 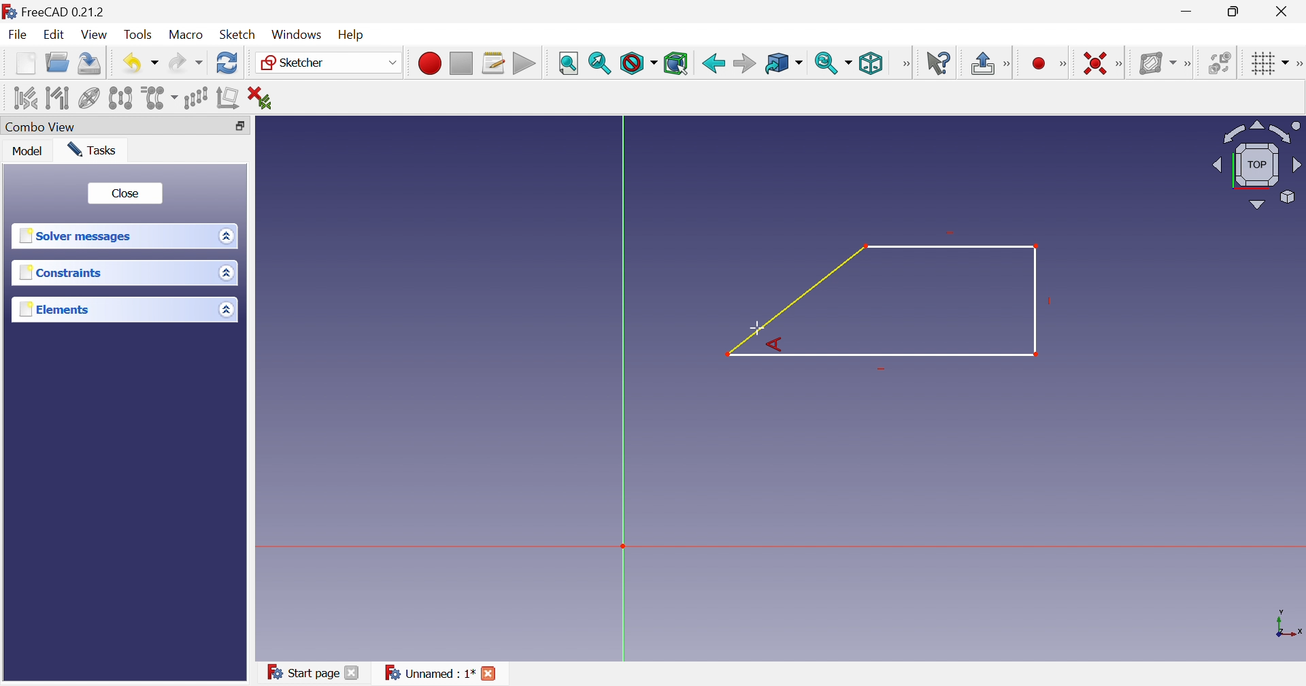 What do you see at coordinates (1219, 62) in the screenshot?
I see `Show virtual space` at bounding box center [1219, 62].